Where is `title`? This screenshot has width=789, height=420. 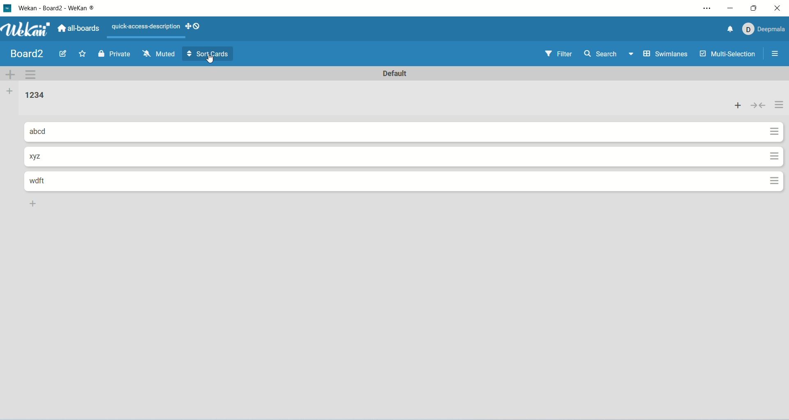 title is located at coordinates (64, 9).